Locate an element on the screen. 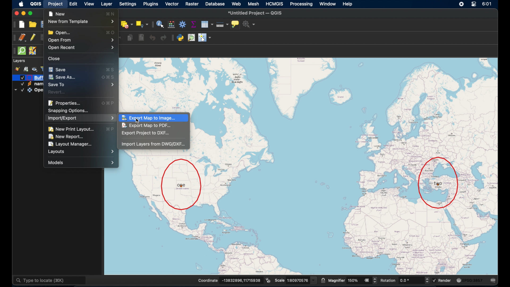 Image resolution: width=510 pixels, height=287 pixels. identify features is located at coordinates (160, 24).